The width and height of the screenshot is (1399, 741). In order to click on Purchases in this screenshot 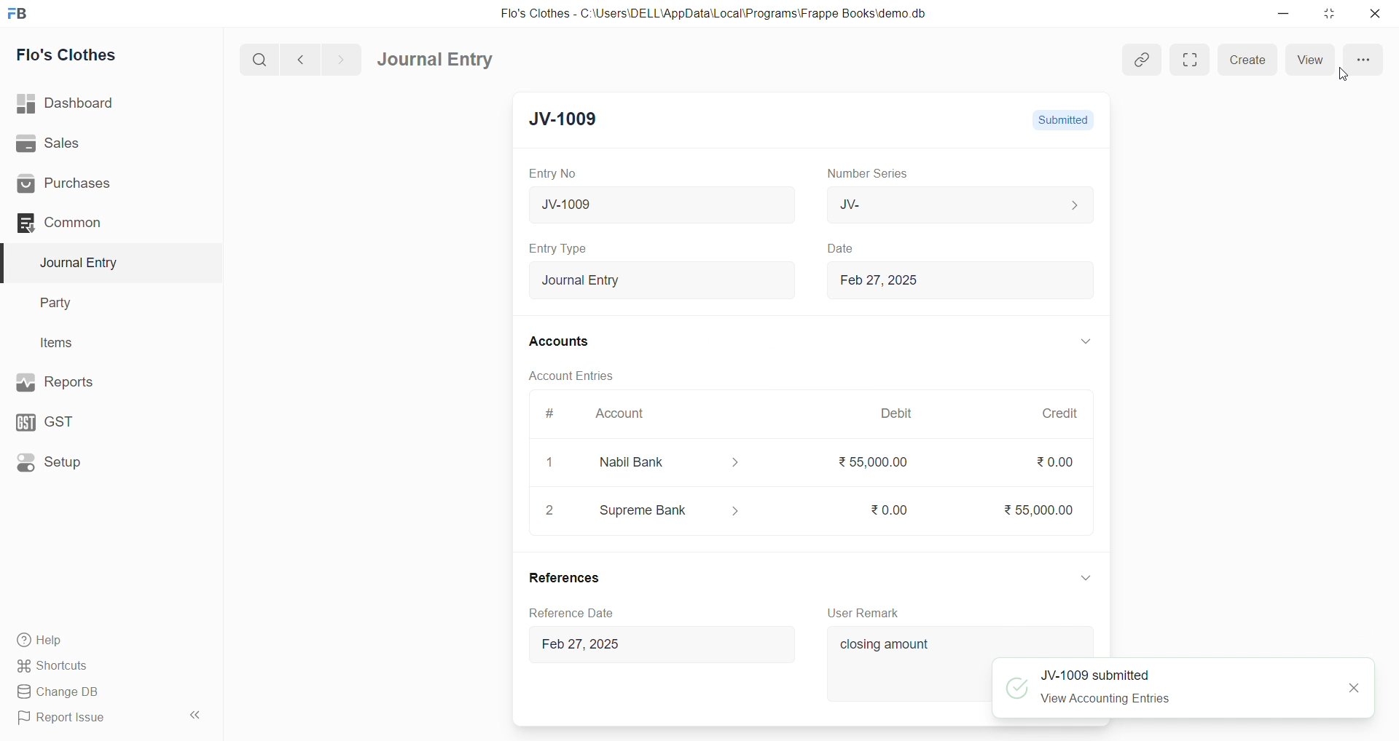, I will do `click(88, 185)`.